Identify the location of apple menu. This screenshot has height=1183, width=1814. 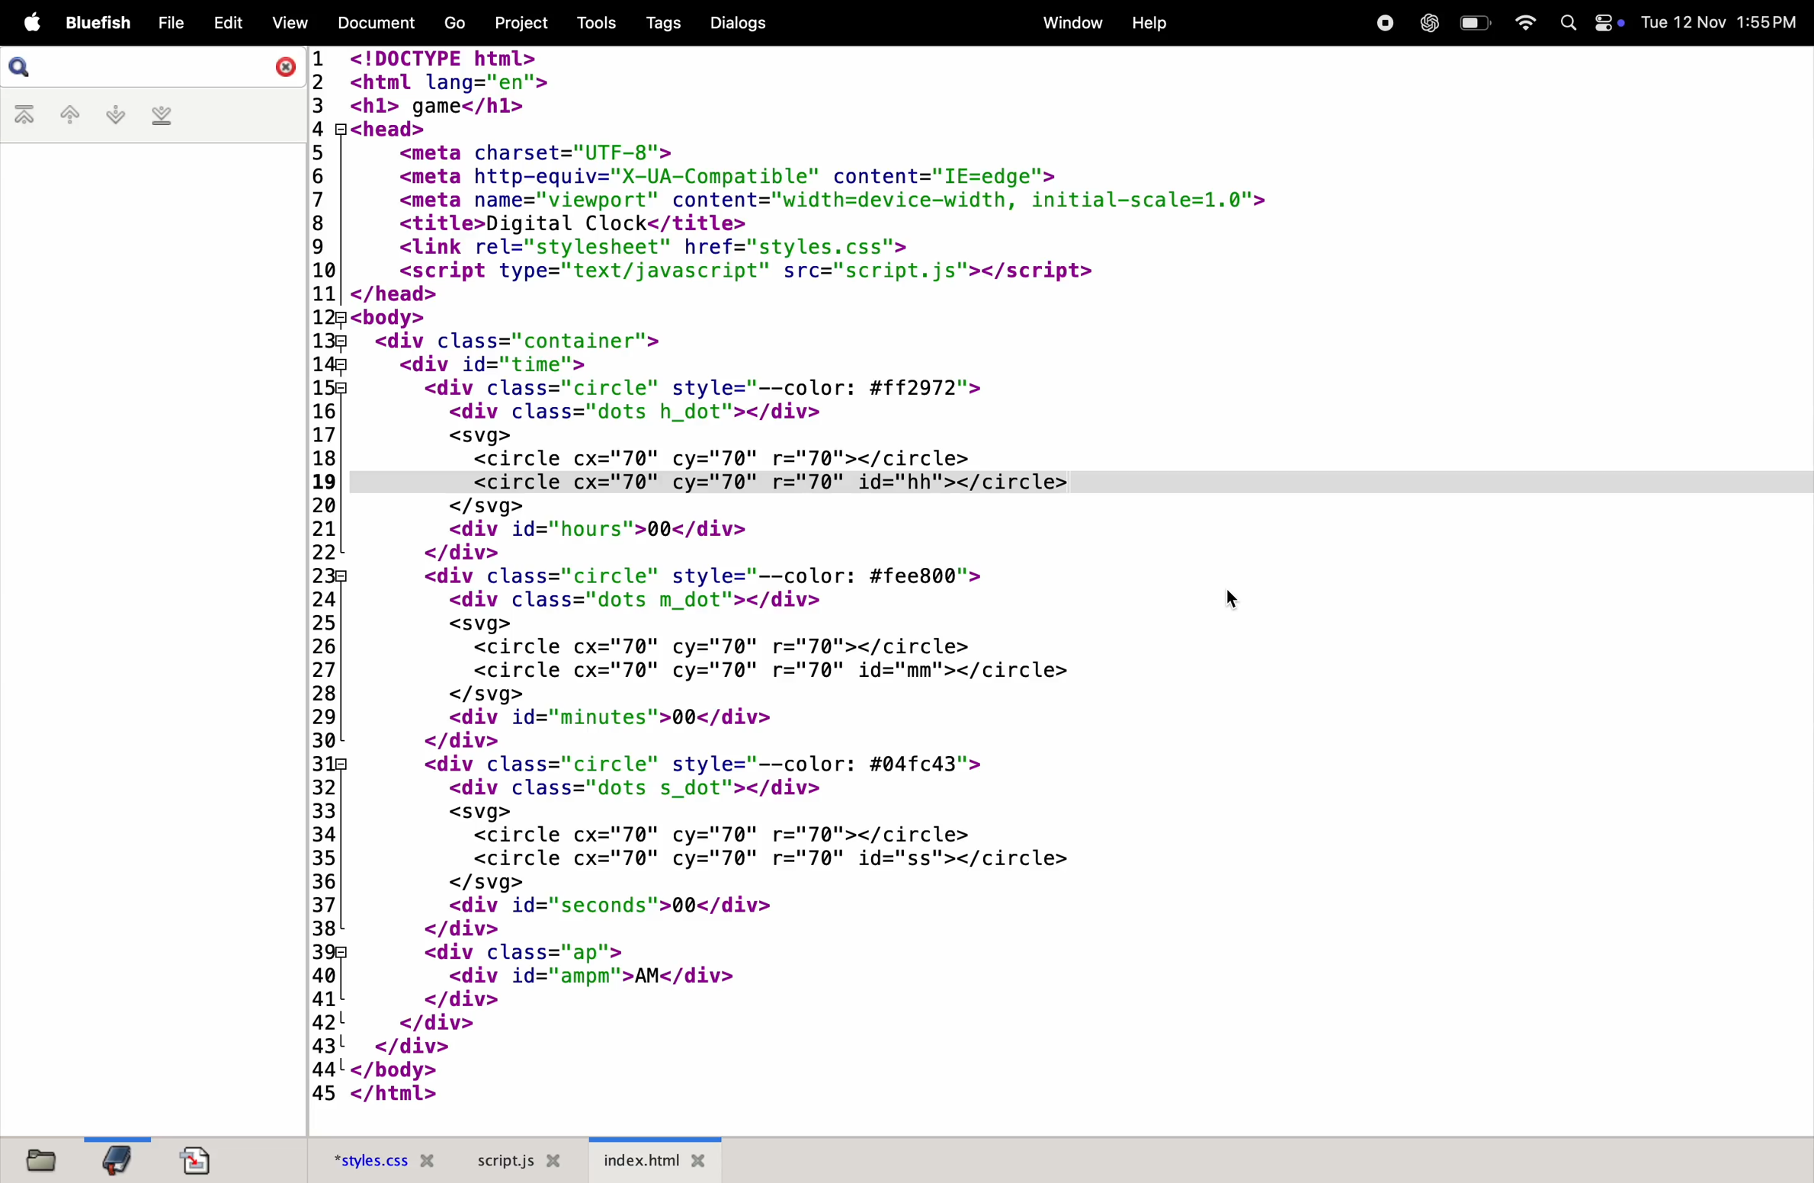
(27, 23).